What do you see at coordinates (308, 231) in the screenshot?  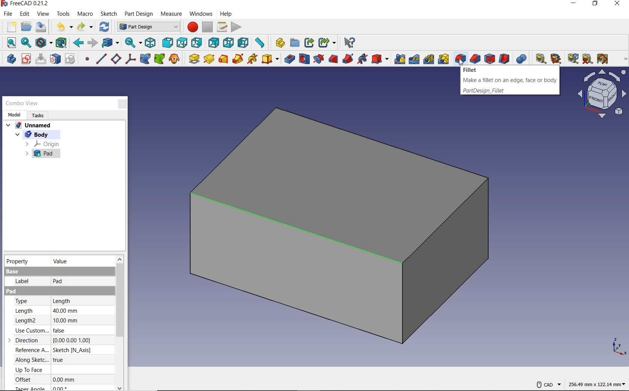 I see `selected edge` at bounding box center [308, 231].